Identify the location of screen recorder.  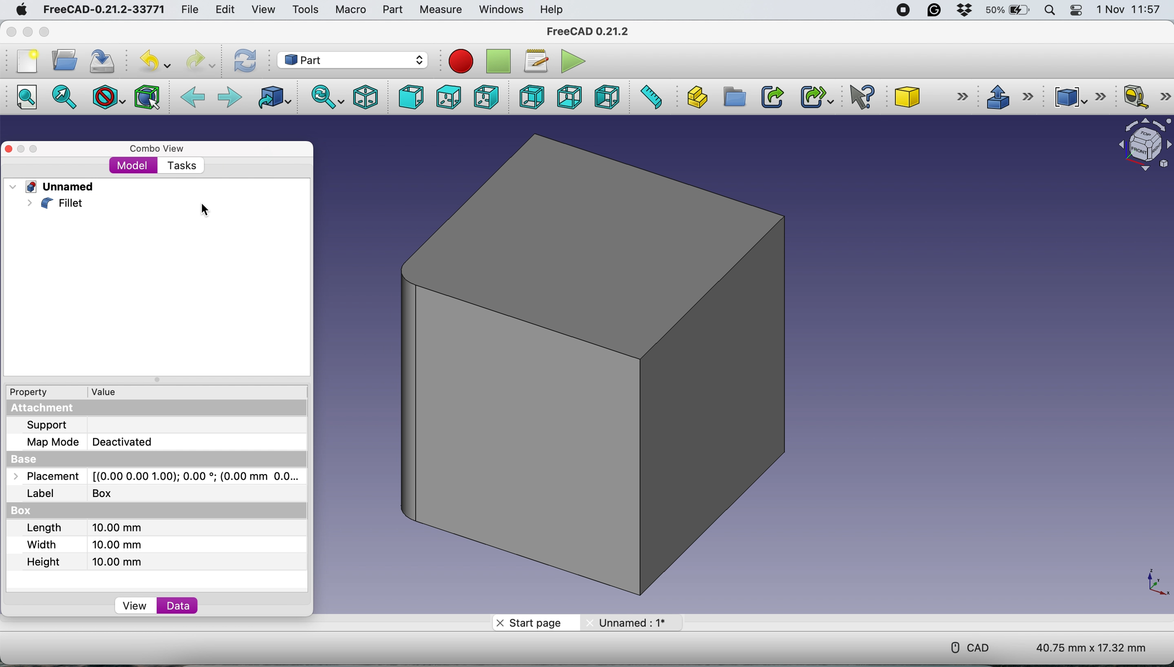
(901, 11).